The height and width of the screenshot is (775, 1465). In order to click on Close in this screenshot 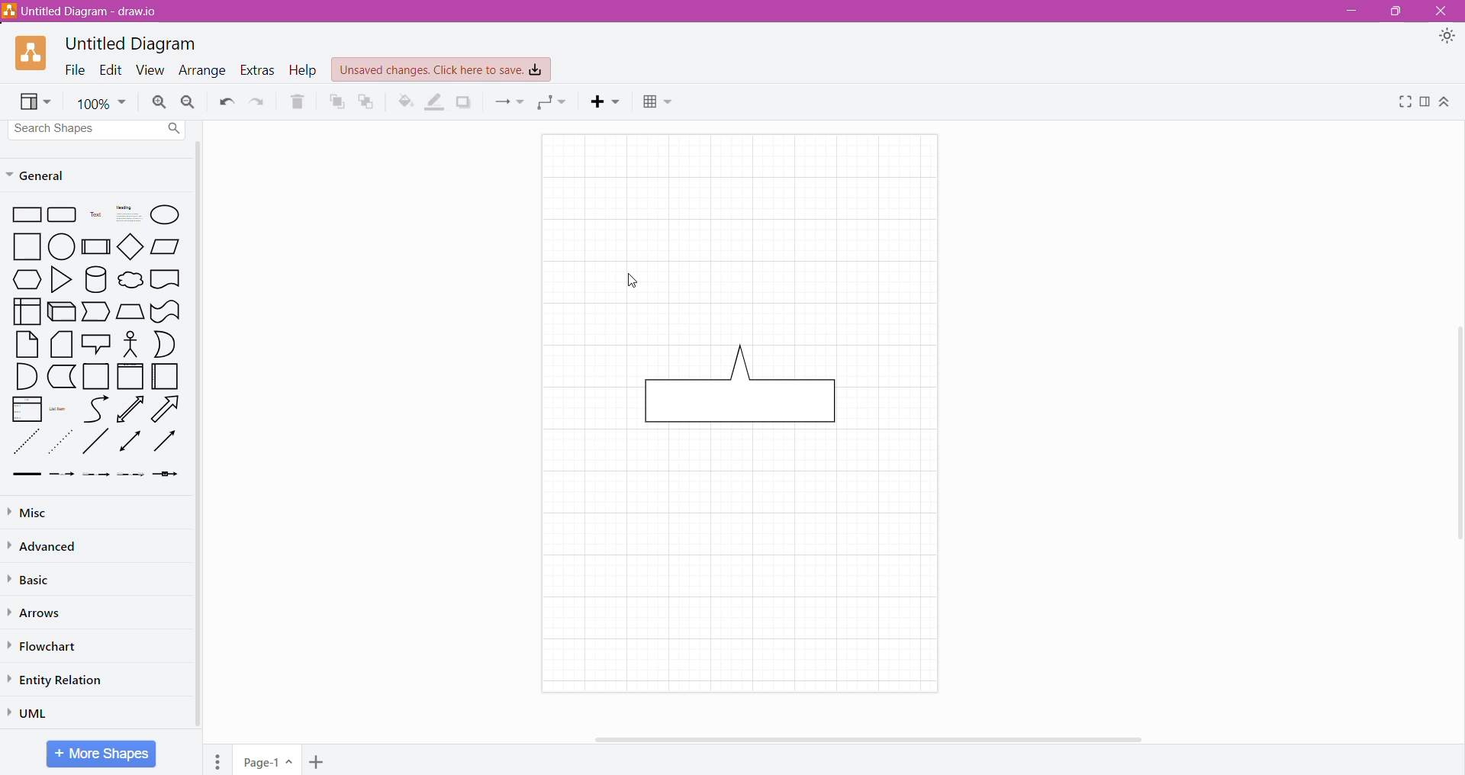, I will do `click(1443, 11)`.